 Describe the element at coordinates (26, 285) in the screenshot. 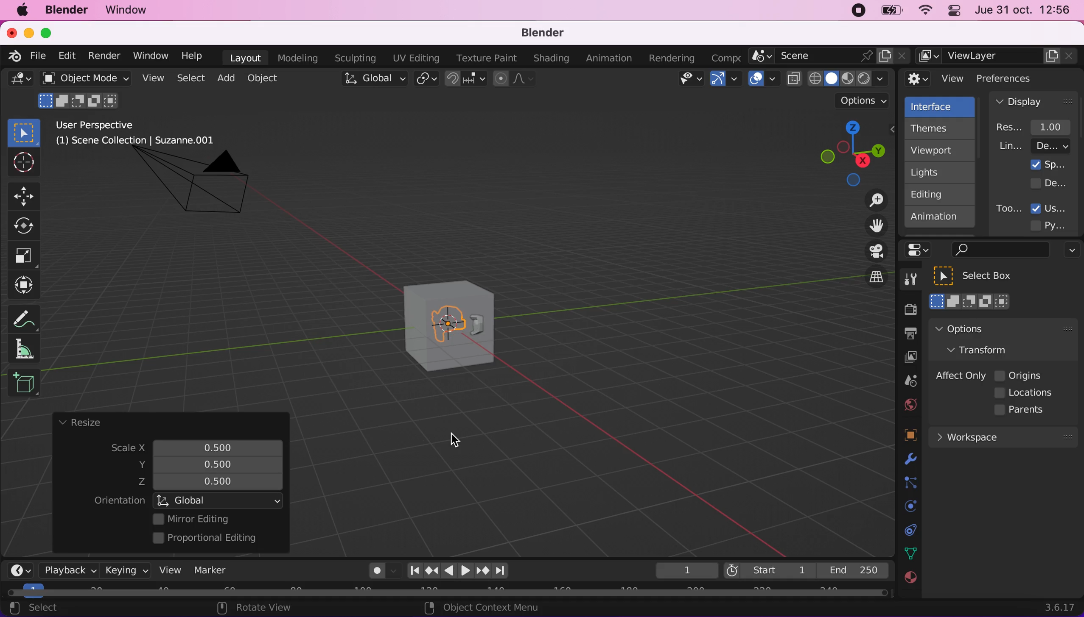

I see `transform` at that location.